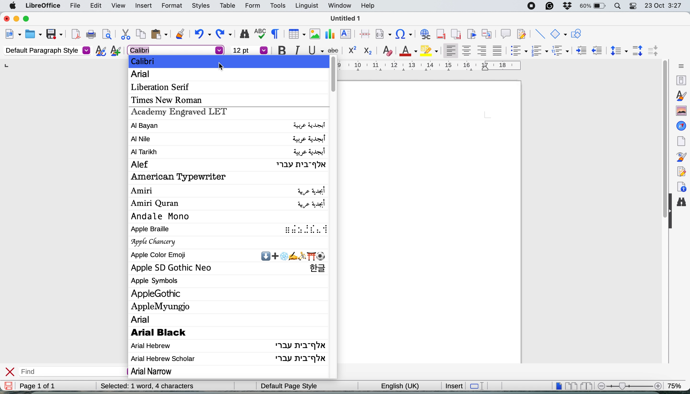 This screenshot has height=394, width=690. What do you see at coordinates (592, 7) in the screenshot?
I see `battery` at bounding box center [592, 7].